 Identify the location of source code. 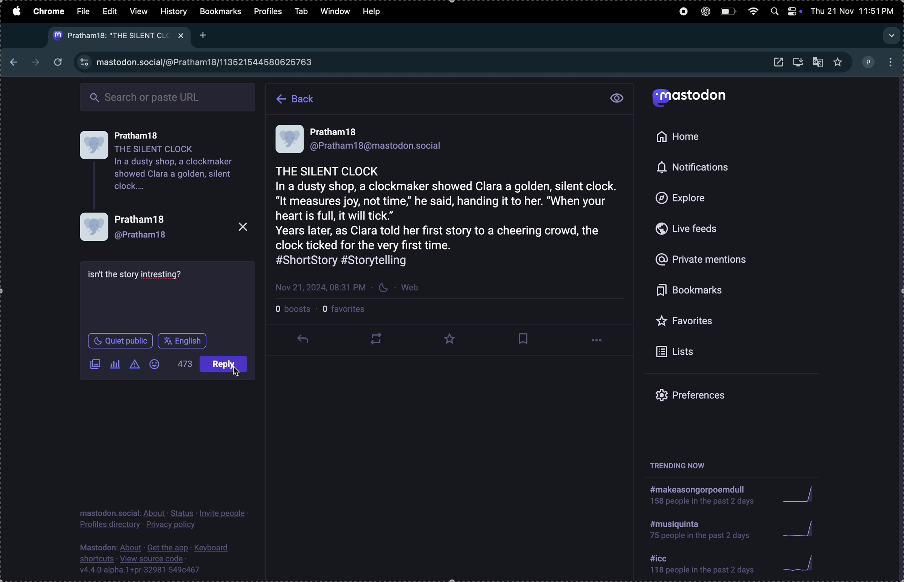
(163, 558).